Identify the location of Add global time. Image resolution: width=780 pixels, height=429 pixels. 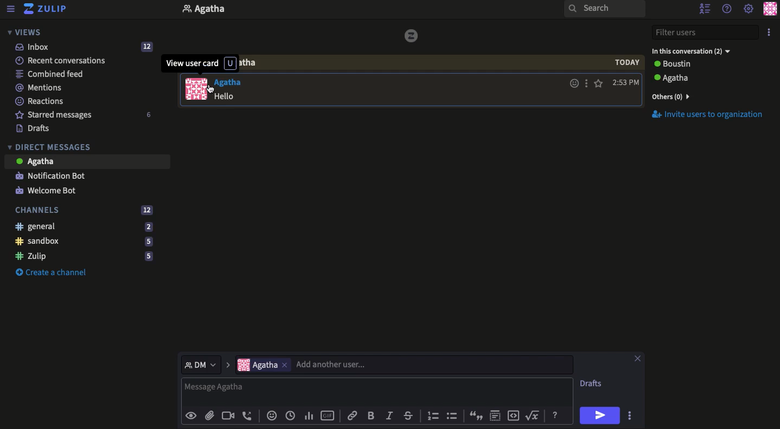
(292, 415).